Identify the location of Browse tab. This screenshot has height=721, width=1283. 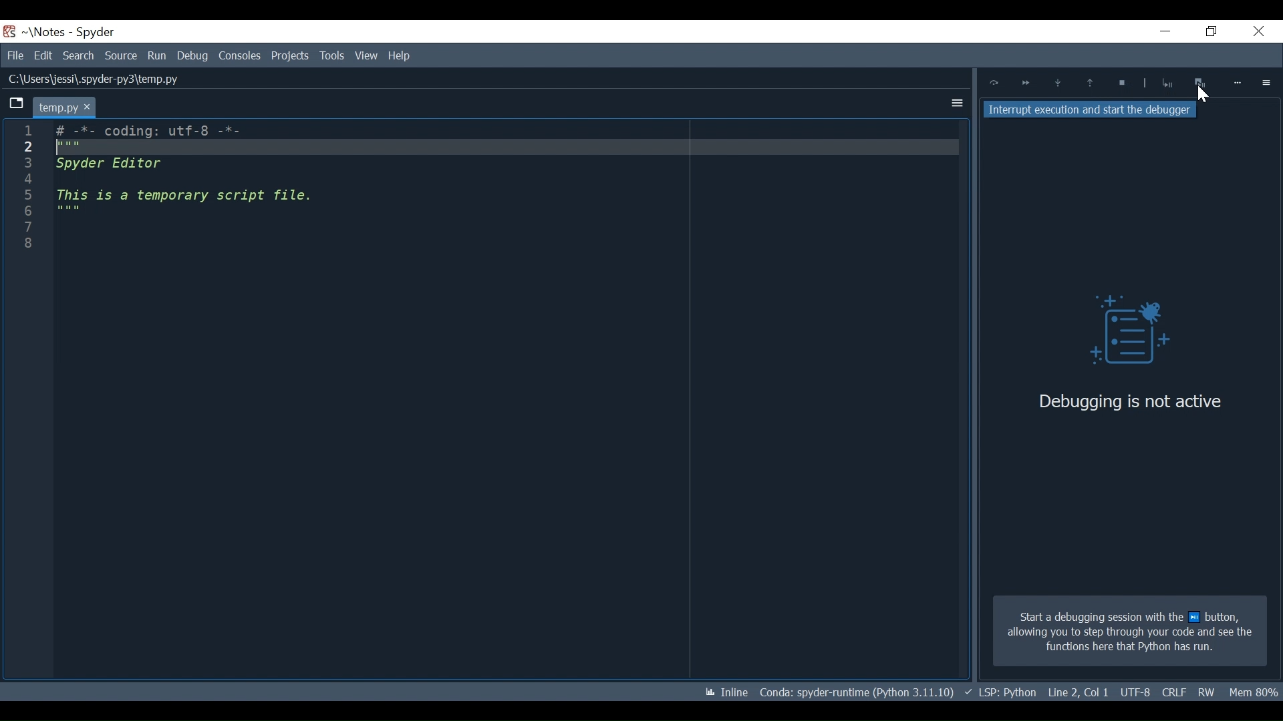
(16, 105).